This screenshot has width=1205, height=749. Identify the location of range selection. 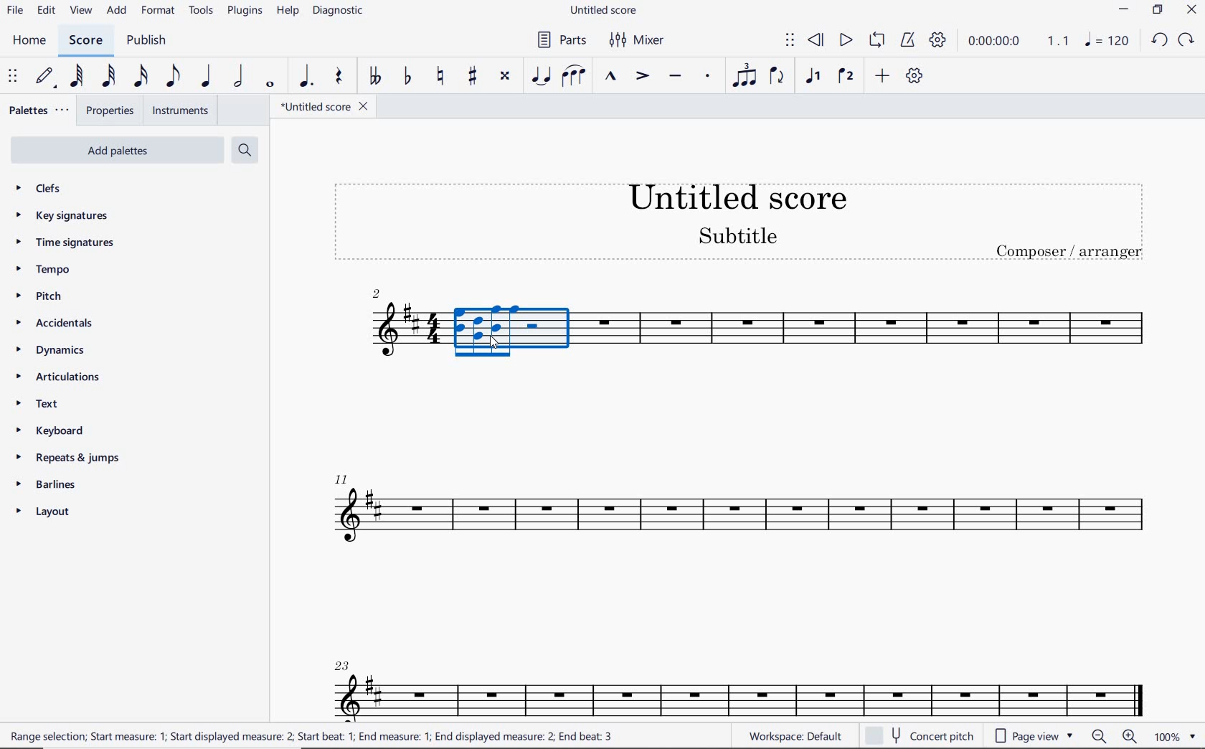
(313, 737).